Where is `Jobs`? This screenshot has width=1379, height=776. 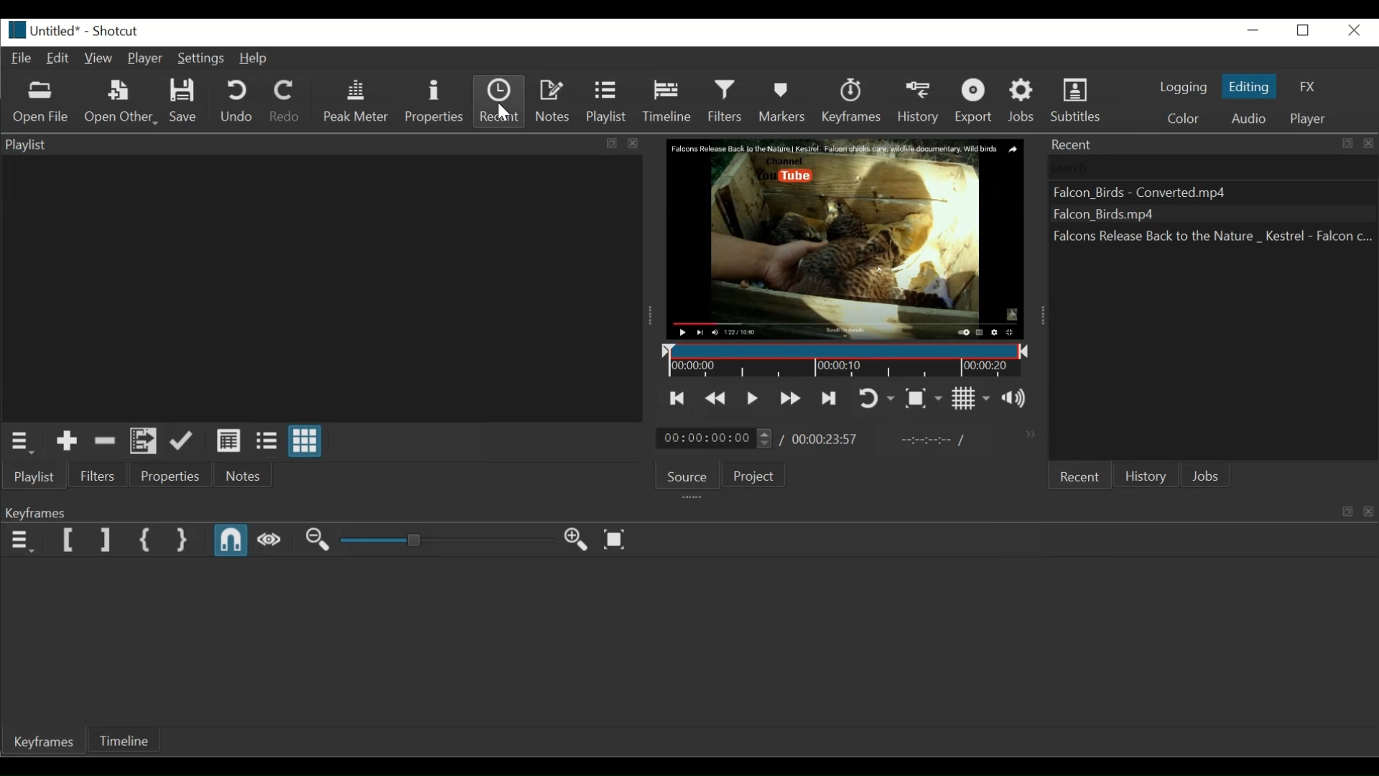
Jobs is located at coordinates (1023, 101).